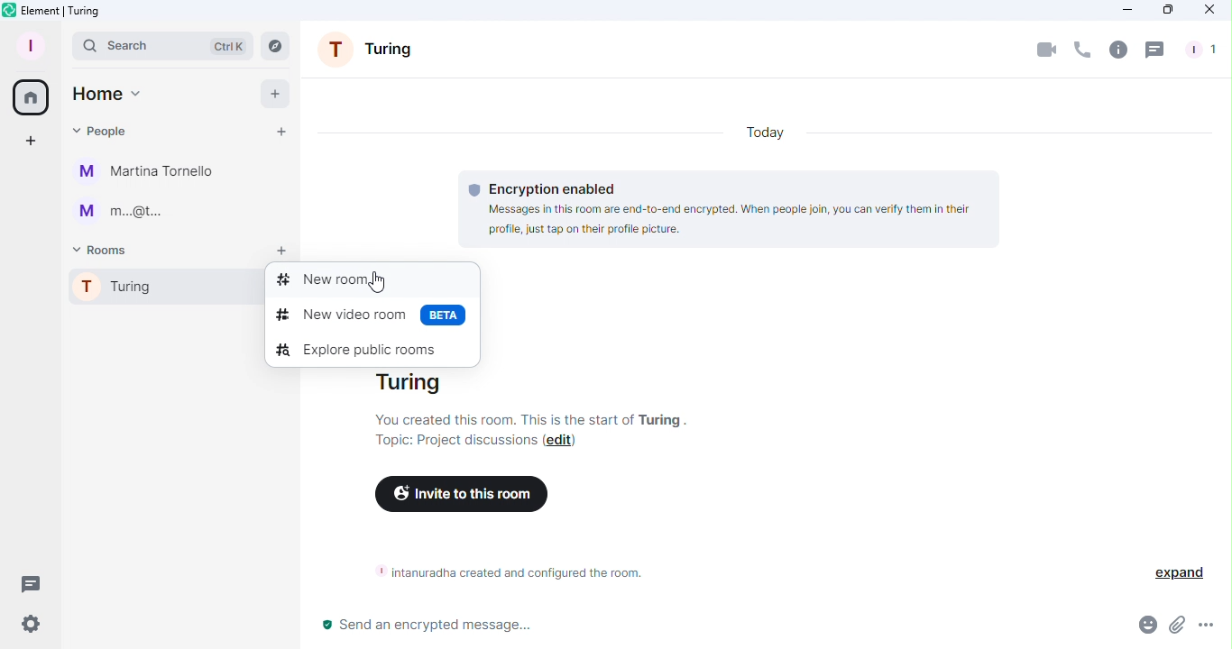  What do you see at coordinates (1199, 50) in the screenshot?
I see `People` at bounding box center [1199, 50].